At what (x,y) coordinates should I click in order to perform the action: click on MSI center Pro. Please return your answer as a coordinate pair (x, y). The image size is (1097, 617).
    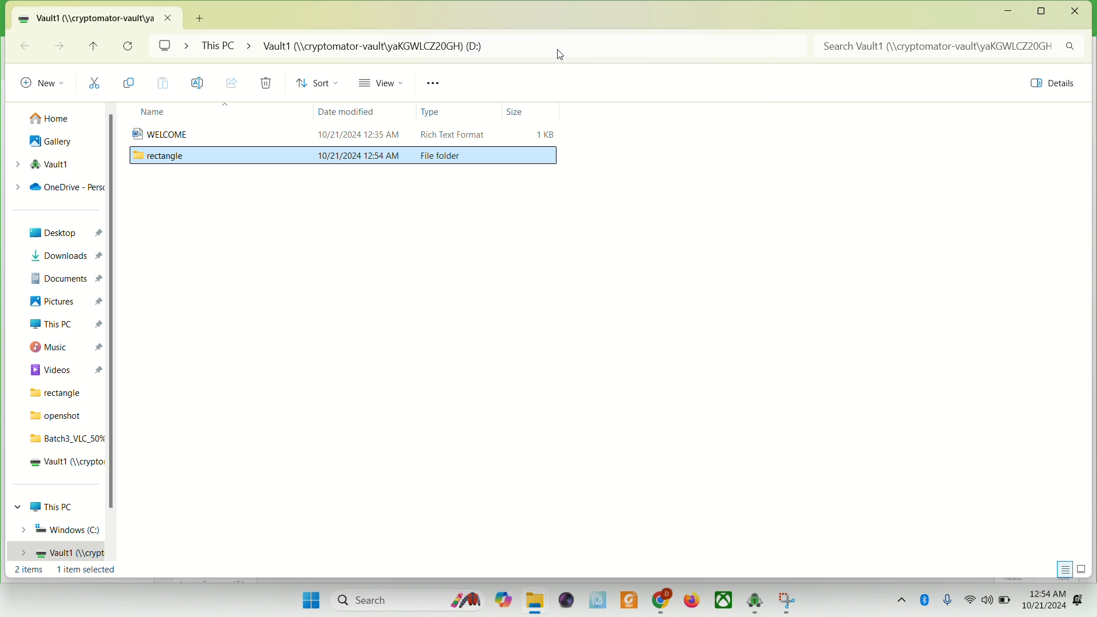
    Looking at the image, I should click on (597, 600).